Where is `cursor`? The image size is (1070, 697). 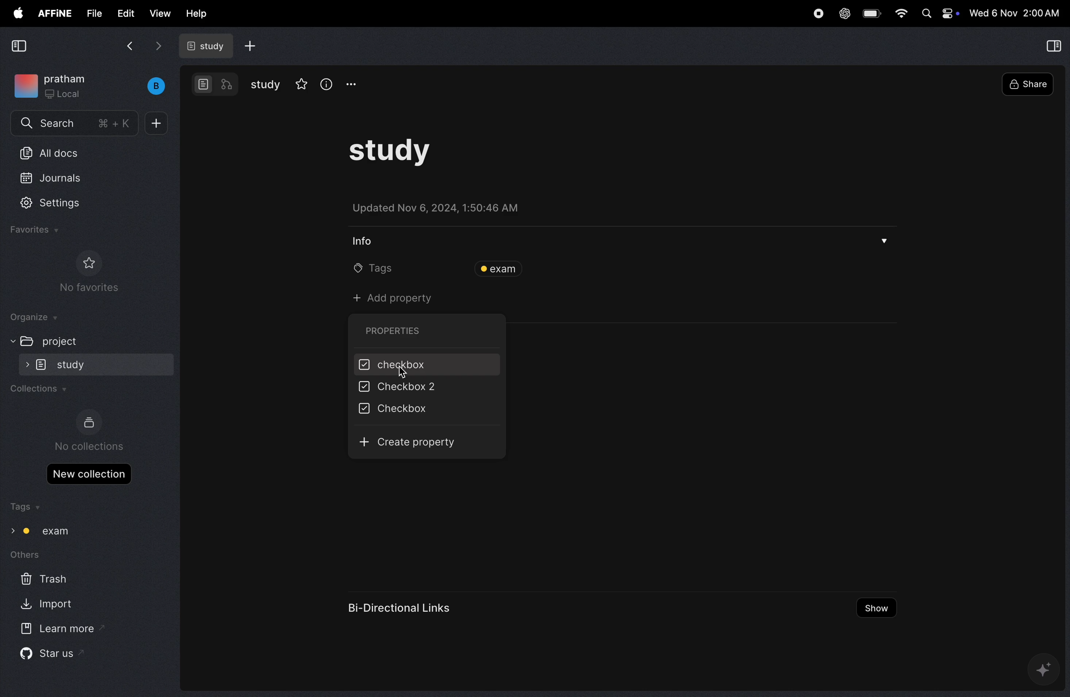
cursor is located at coordinates (401, 373).